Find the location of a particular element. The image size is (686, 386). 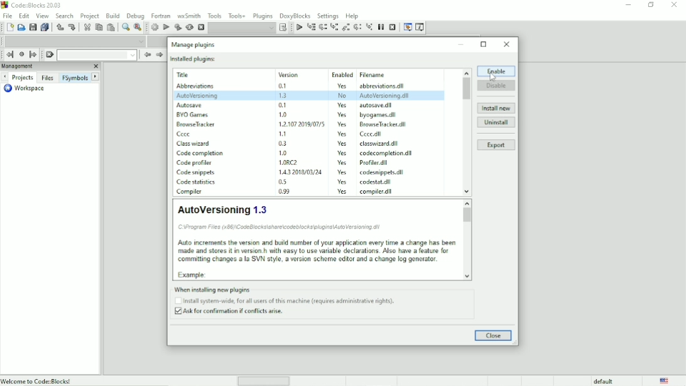

plugin is located at coordinates (195, 124).